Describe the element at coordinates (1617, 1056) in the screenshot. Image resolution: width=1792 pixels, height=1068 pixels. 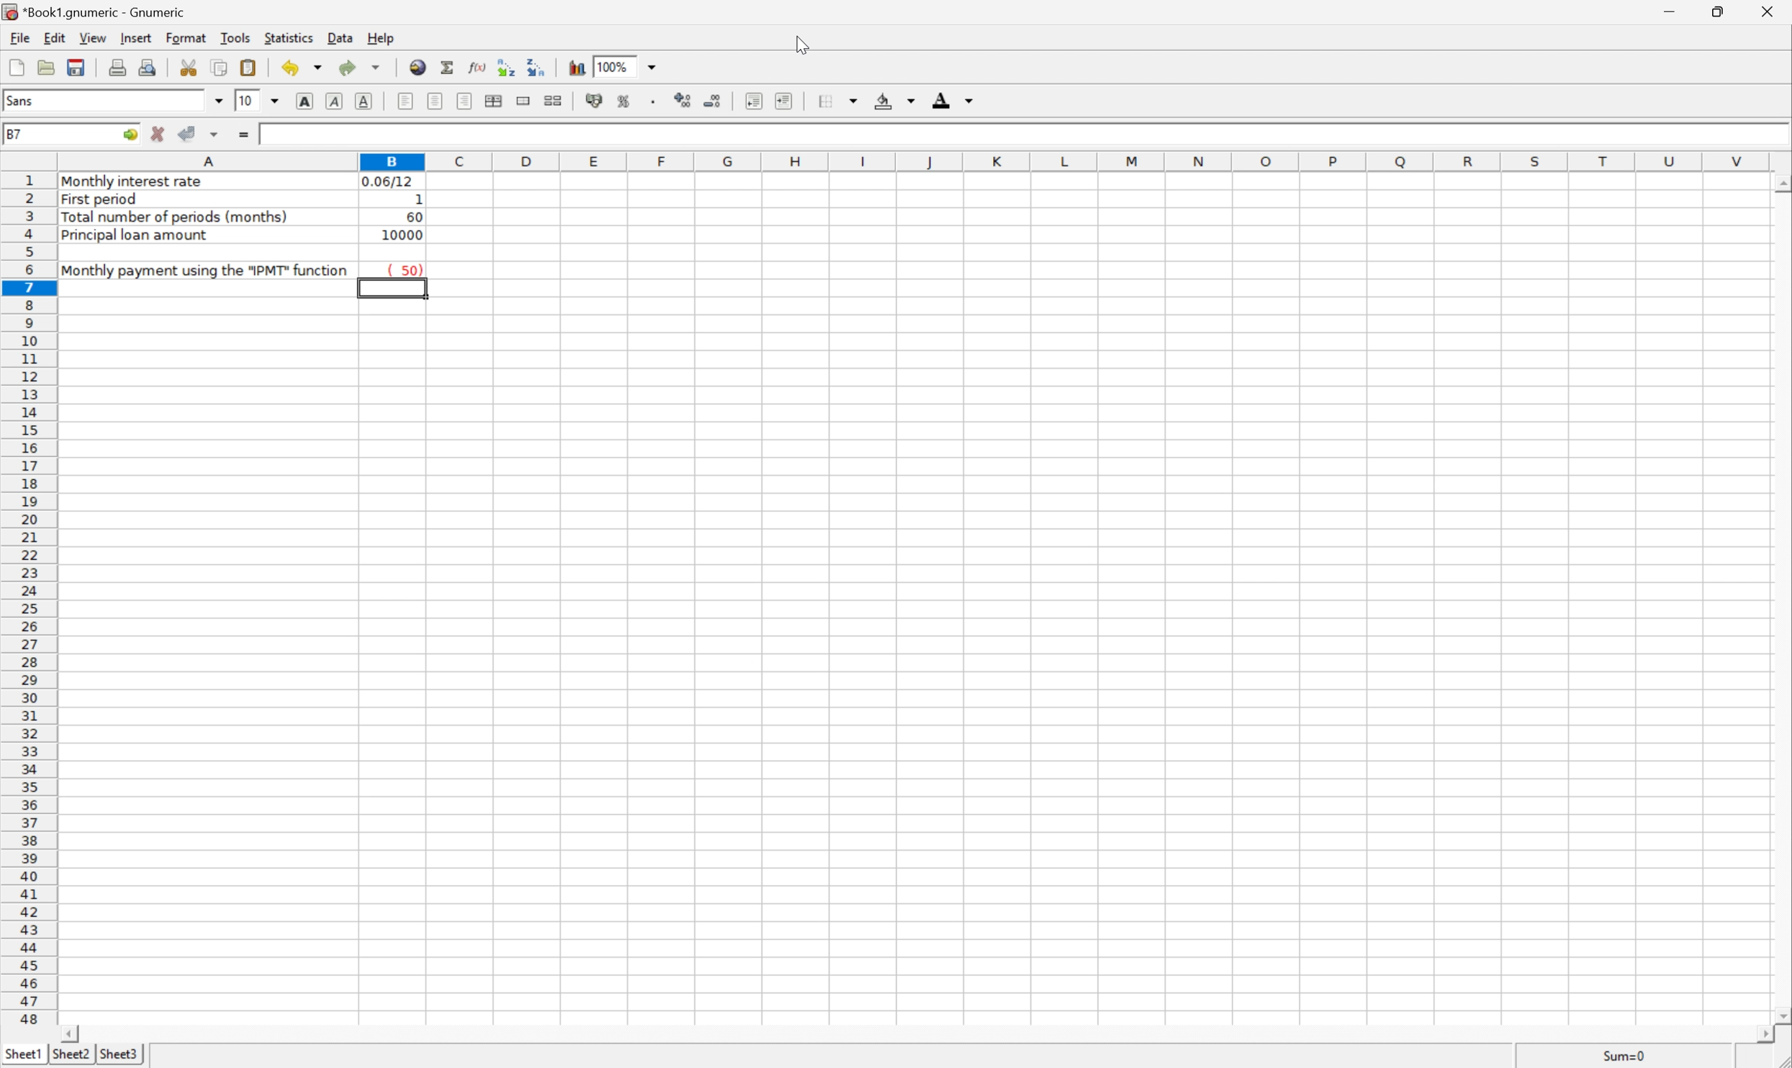
I see `Sum=0` at that location.